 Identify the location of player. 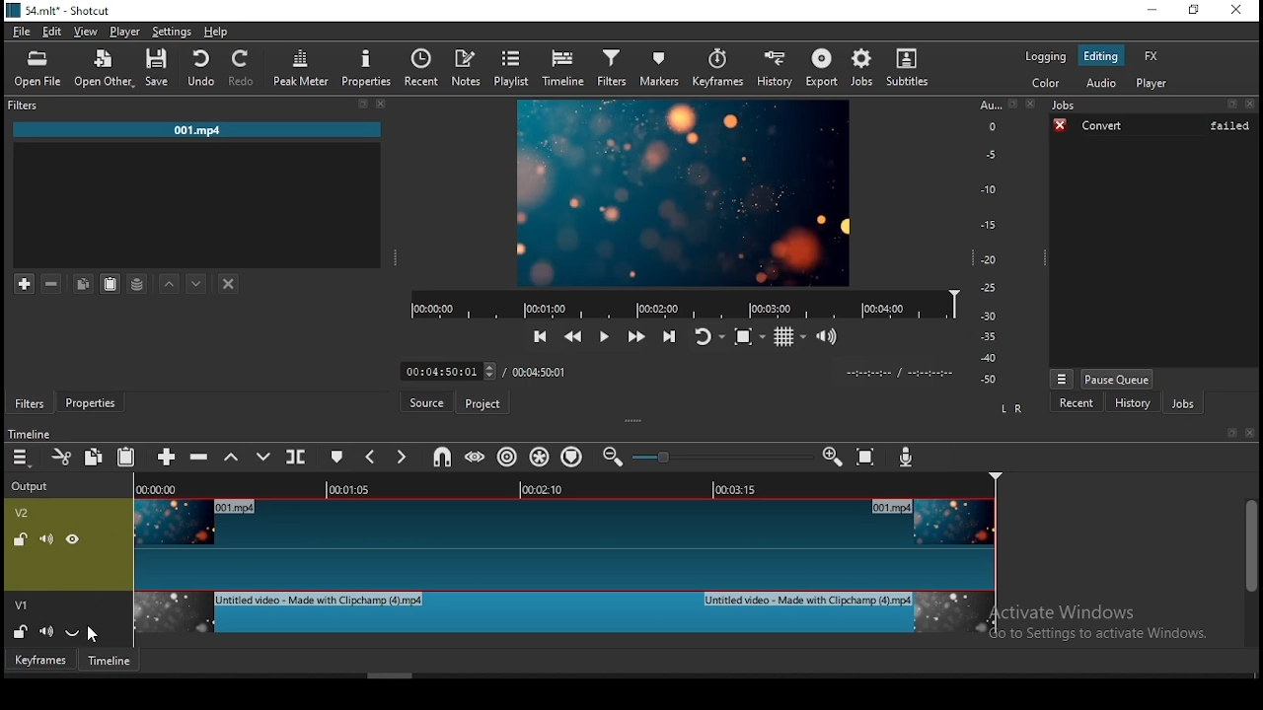
(1152, 82).